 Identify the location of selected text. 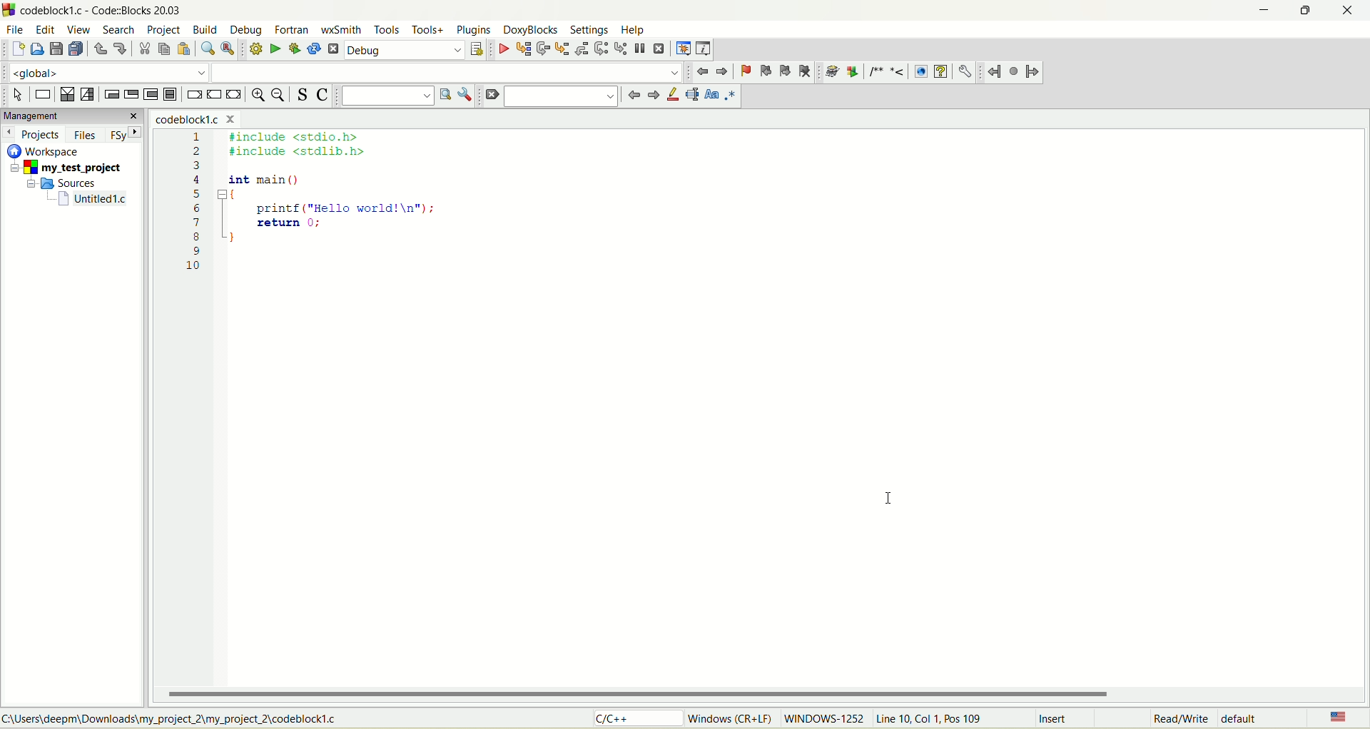
(692, 96).